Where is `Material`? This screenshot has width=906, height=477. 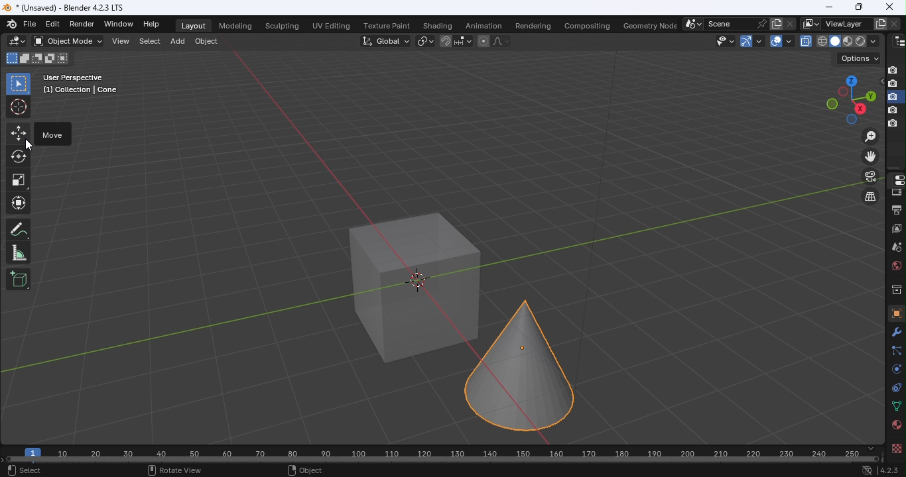
Material is located at coordinates (895, 425).